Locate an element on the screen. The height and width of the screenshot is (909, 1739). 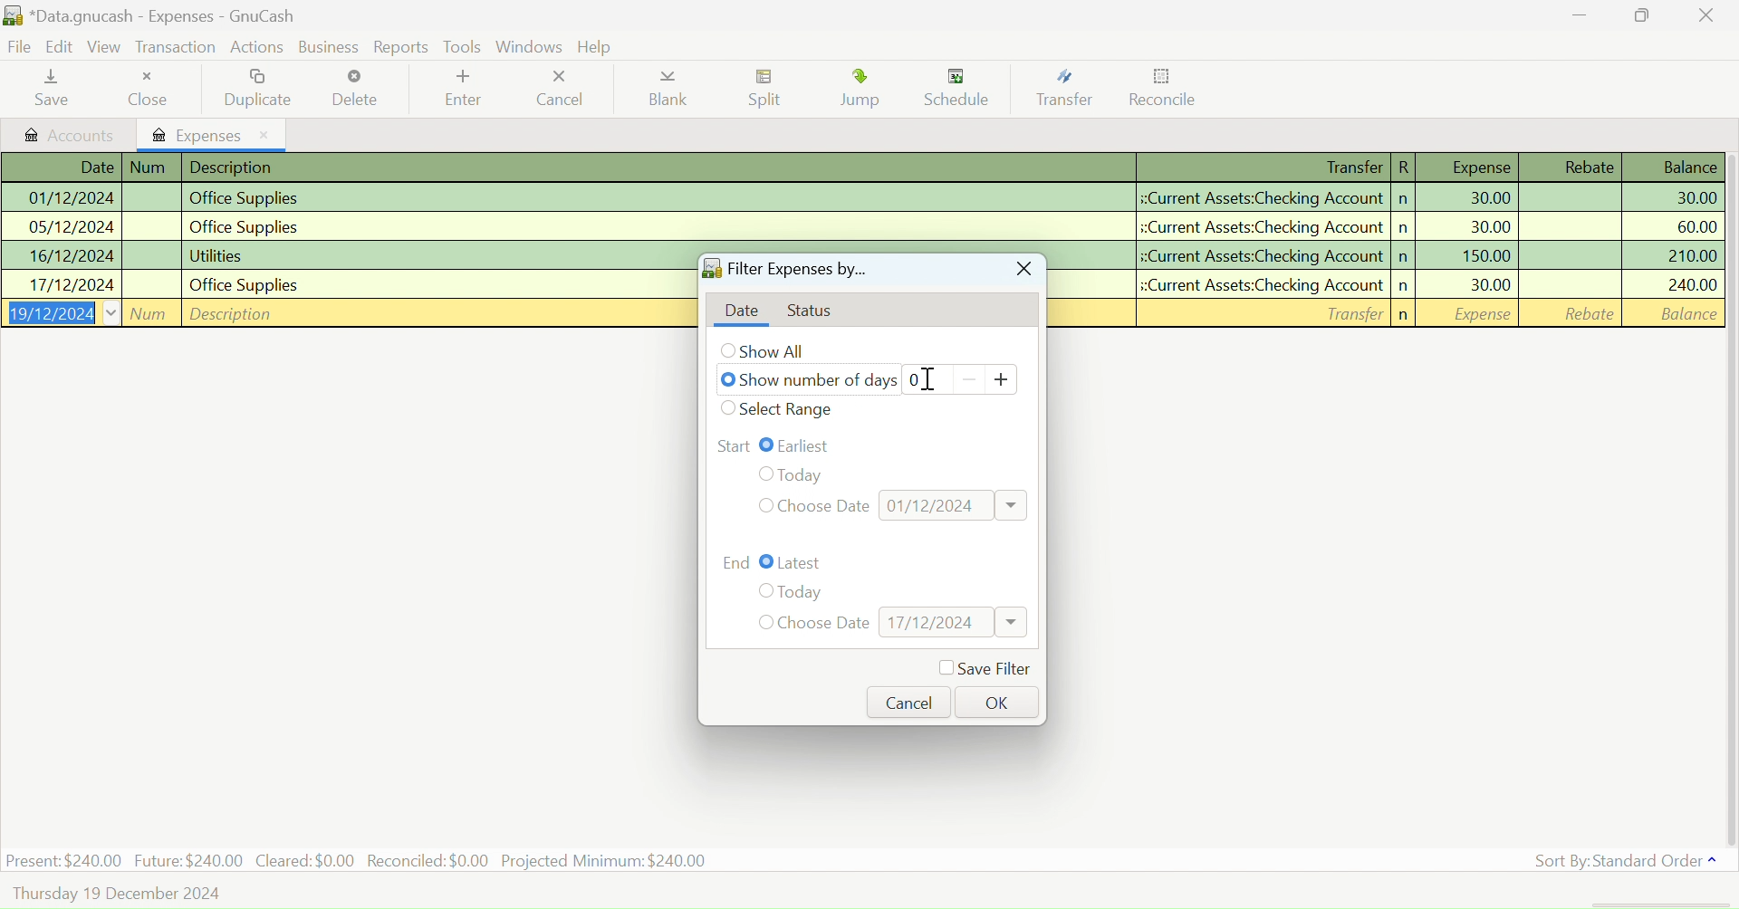
Present: $240.00 Future:$240.00 Cleared: $0.00 Reconciled: $0.00 Projected Minimum: $240.00 is located at coordinates (359, 859).